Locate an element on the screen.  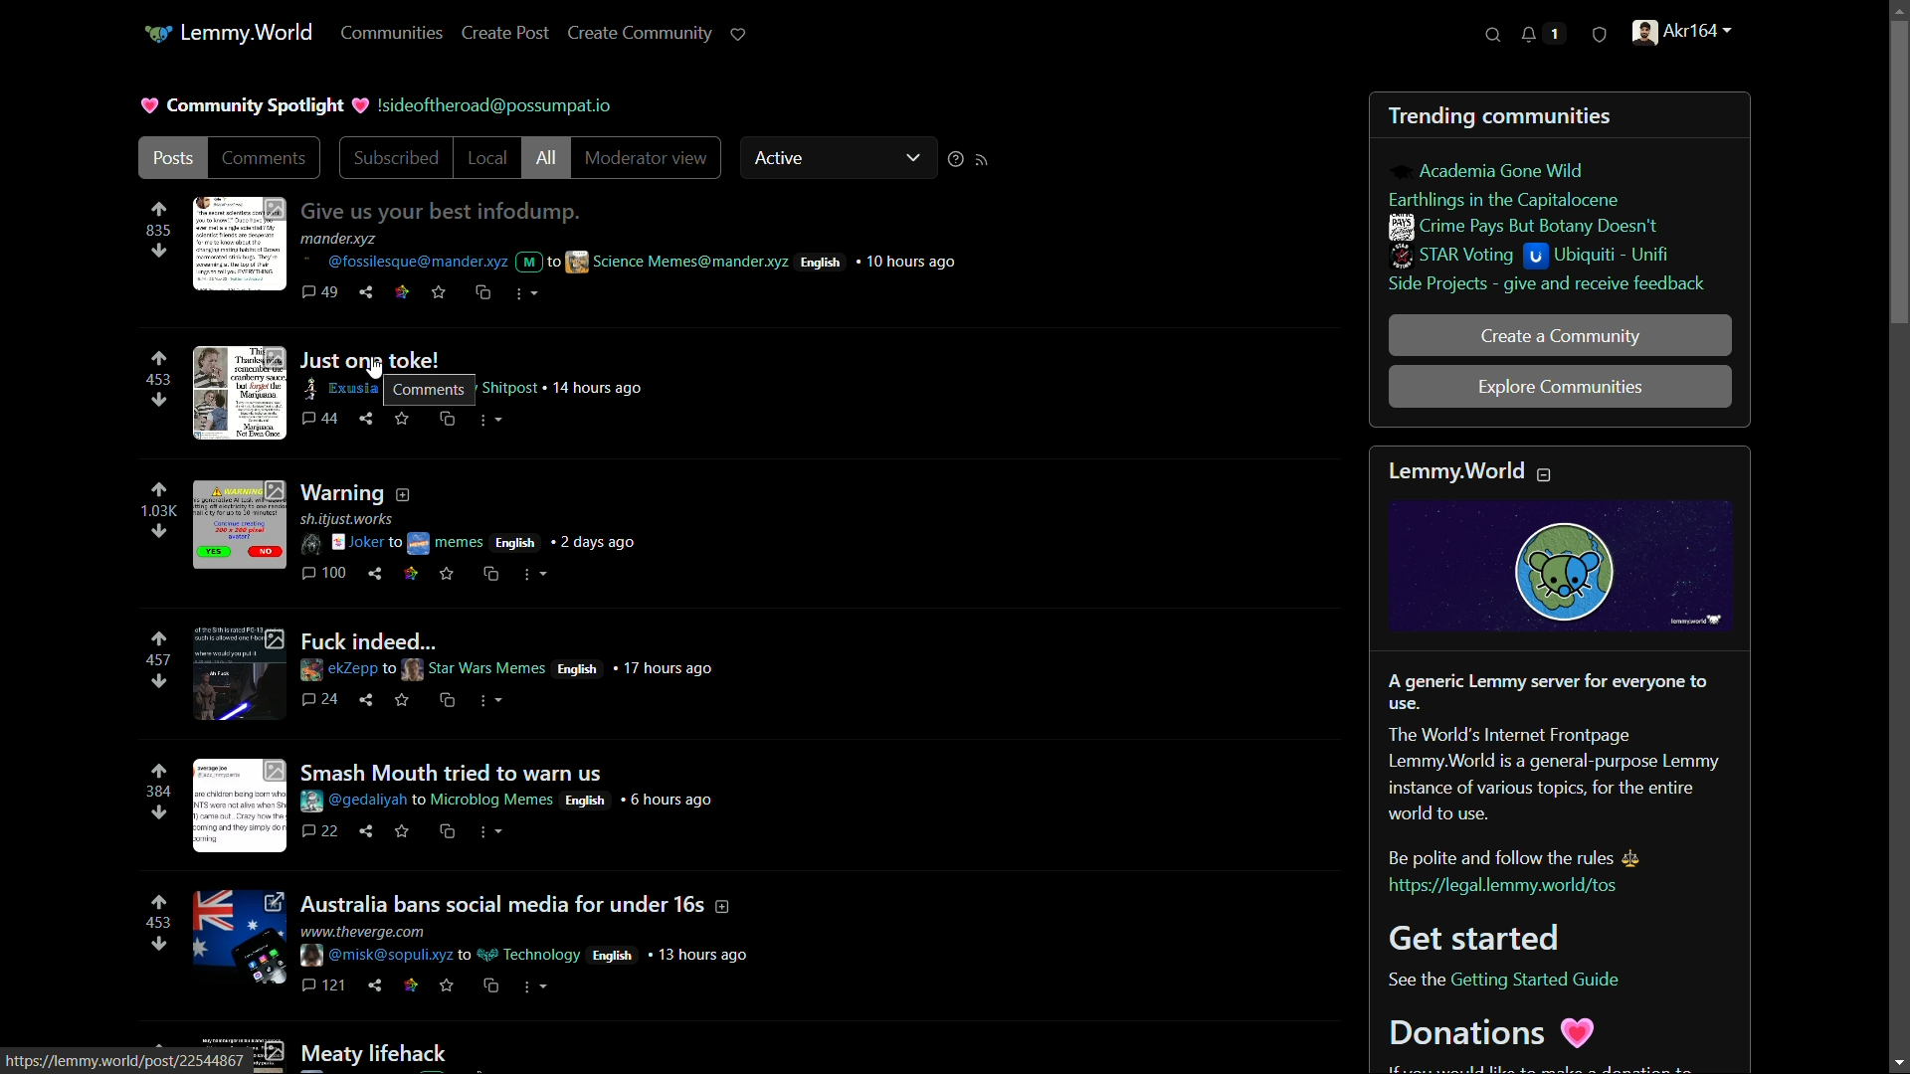
10 hours ago is located at coordinates (915, 263).